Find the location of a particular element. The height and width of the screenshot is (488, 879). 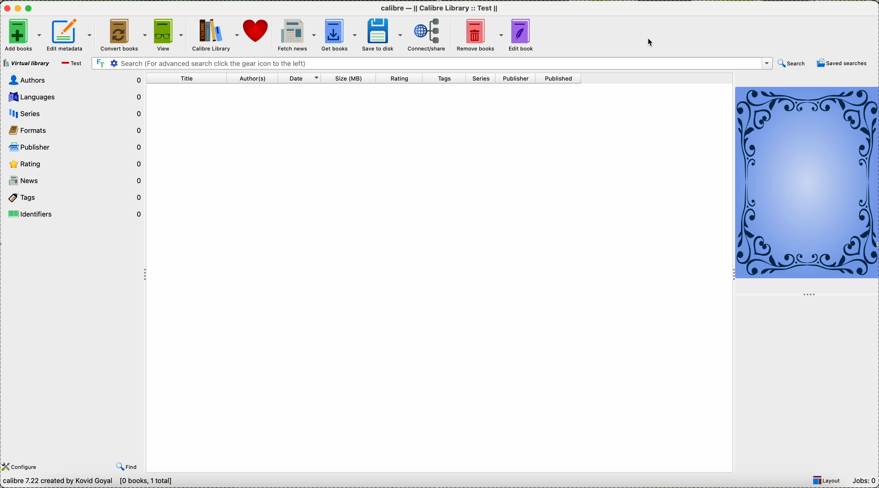

configure is located at coordinates (21, 467).